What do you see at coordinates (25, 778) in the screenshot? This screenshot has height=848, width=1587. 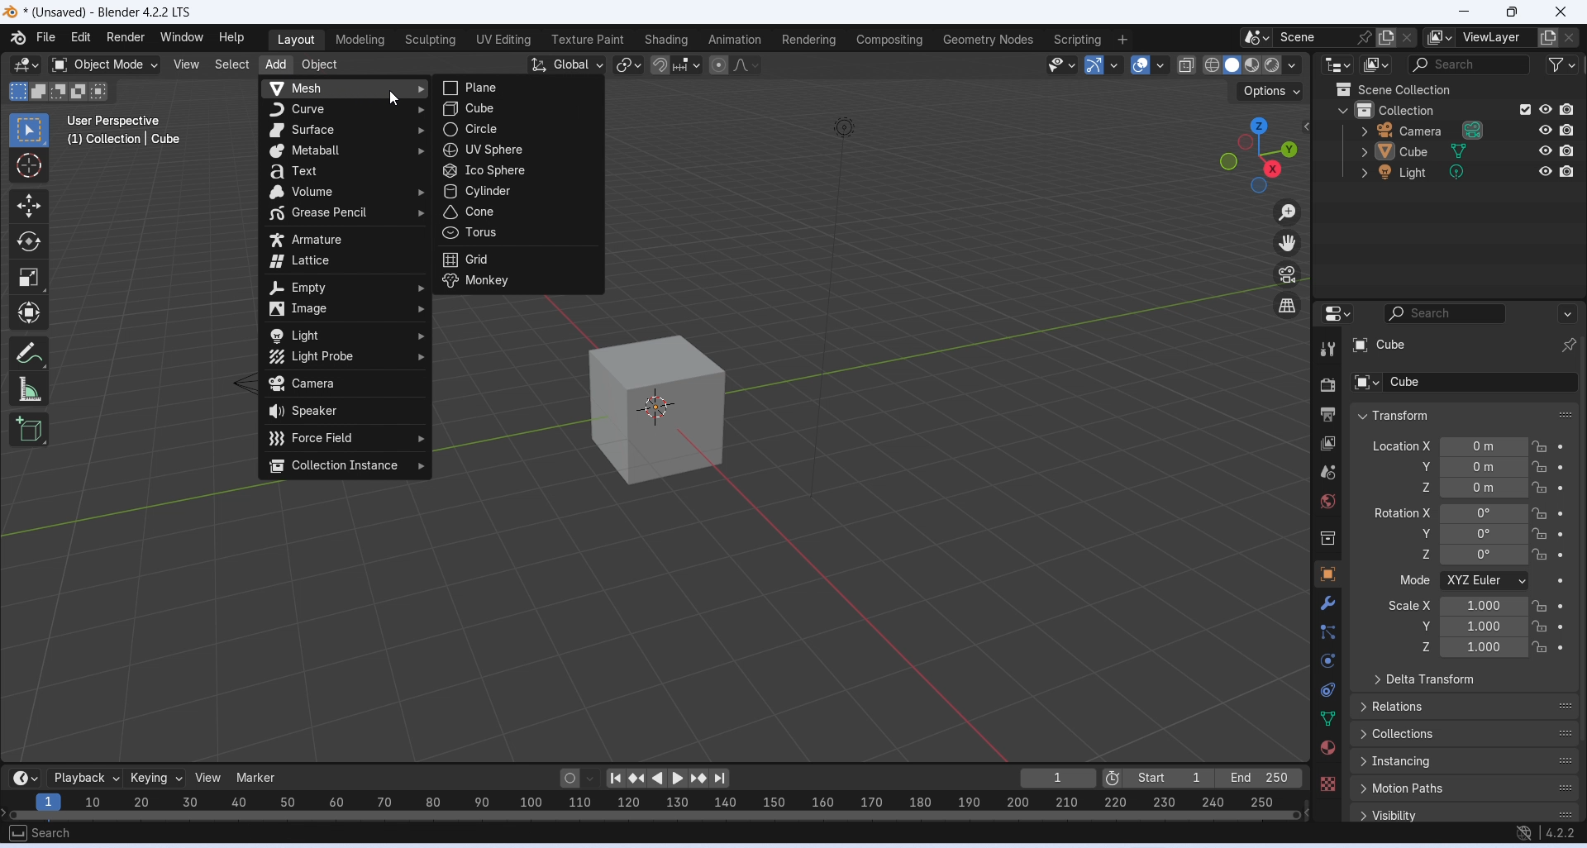 I see `timer` at bounding box center [25, 778].